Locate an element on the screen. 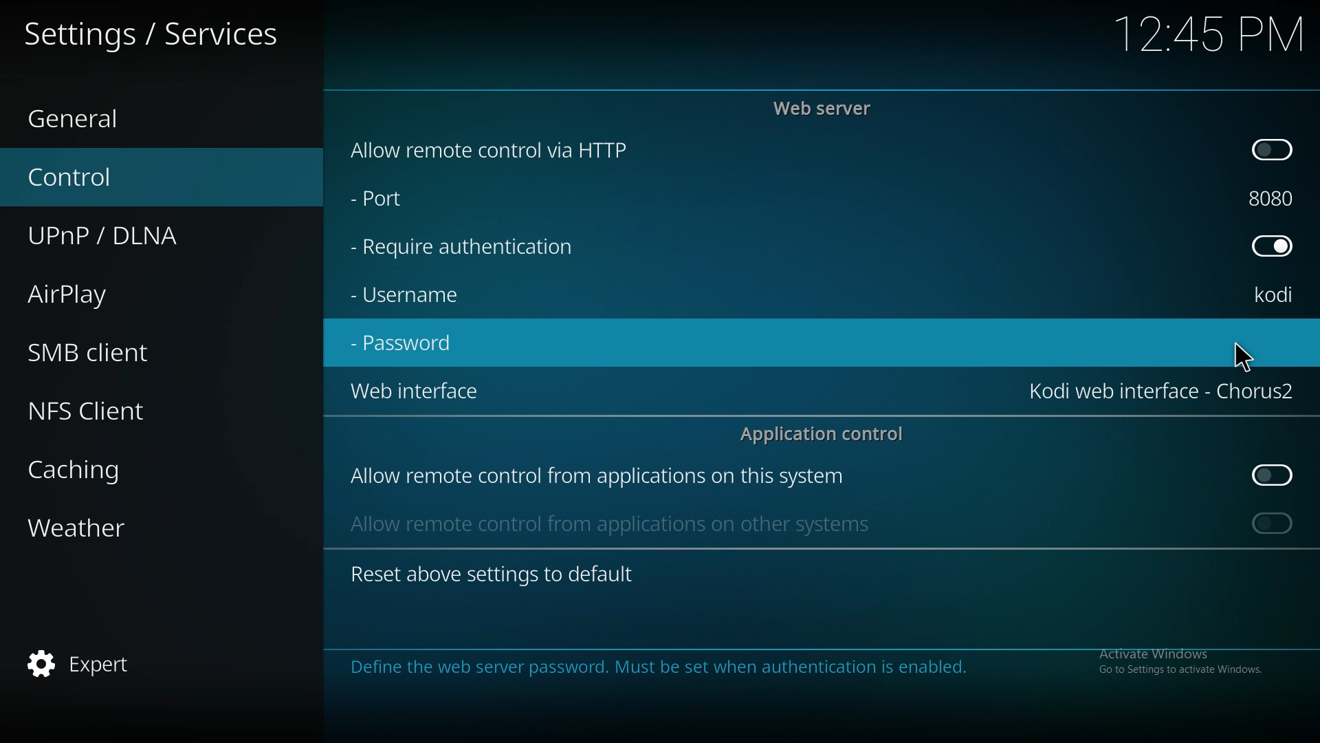  general is located at coordinates (117, 115).